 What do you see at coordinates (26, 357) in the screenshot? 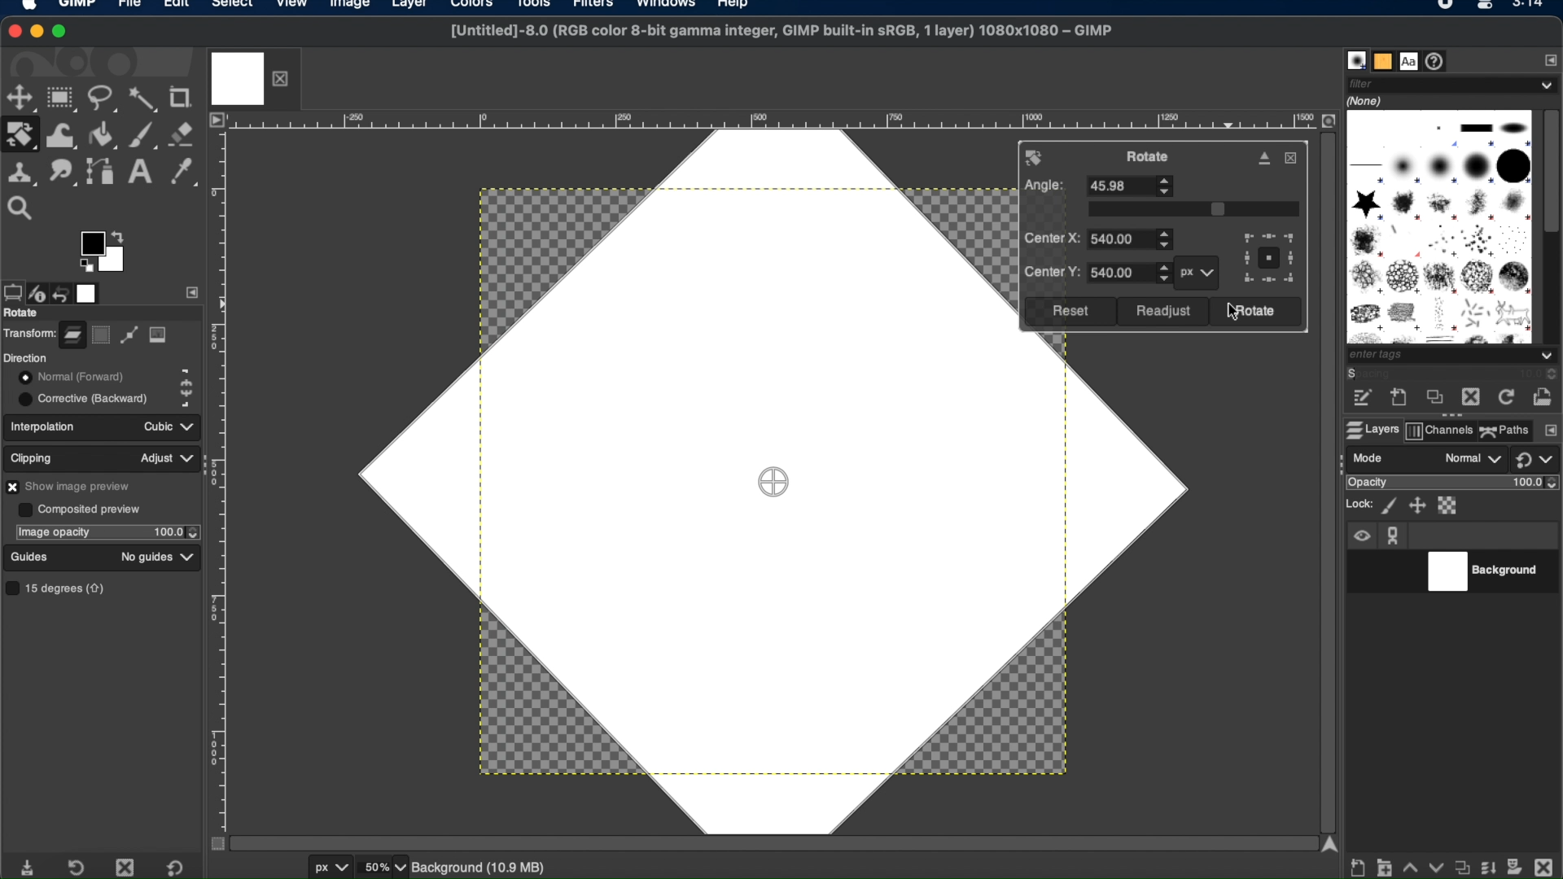
I see `direction` at bounding box center [26, 357].